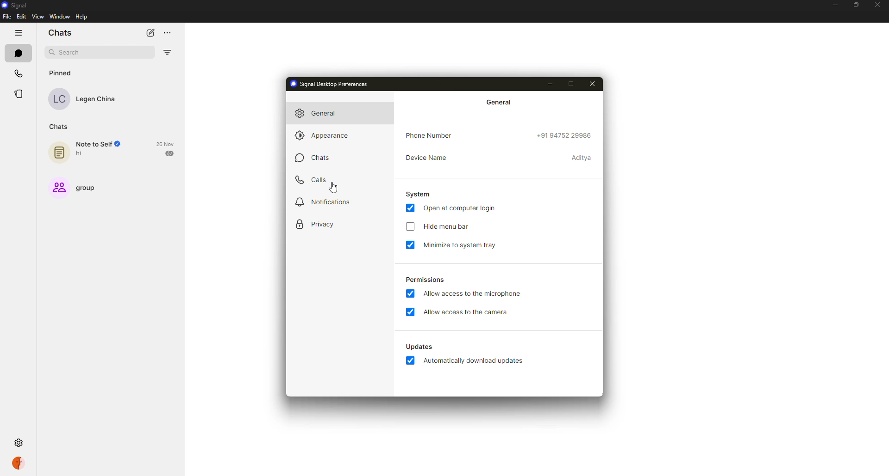 This screenshot has height=476, width=889. Describe the element at coordinates (468, 312) in the screenshot. I see `allow access to camera` at that location.